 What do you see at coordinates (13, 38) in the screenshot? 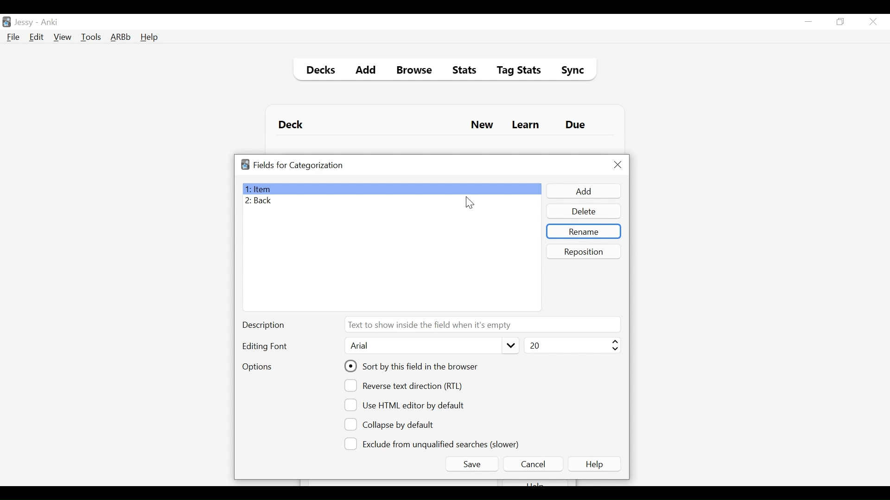
I see `File` at bounding box center [13, 38].